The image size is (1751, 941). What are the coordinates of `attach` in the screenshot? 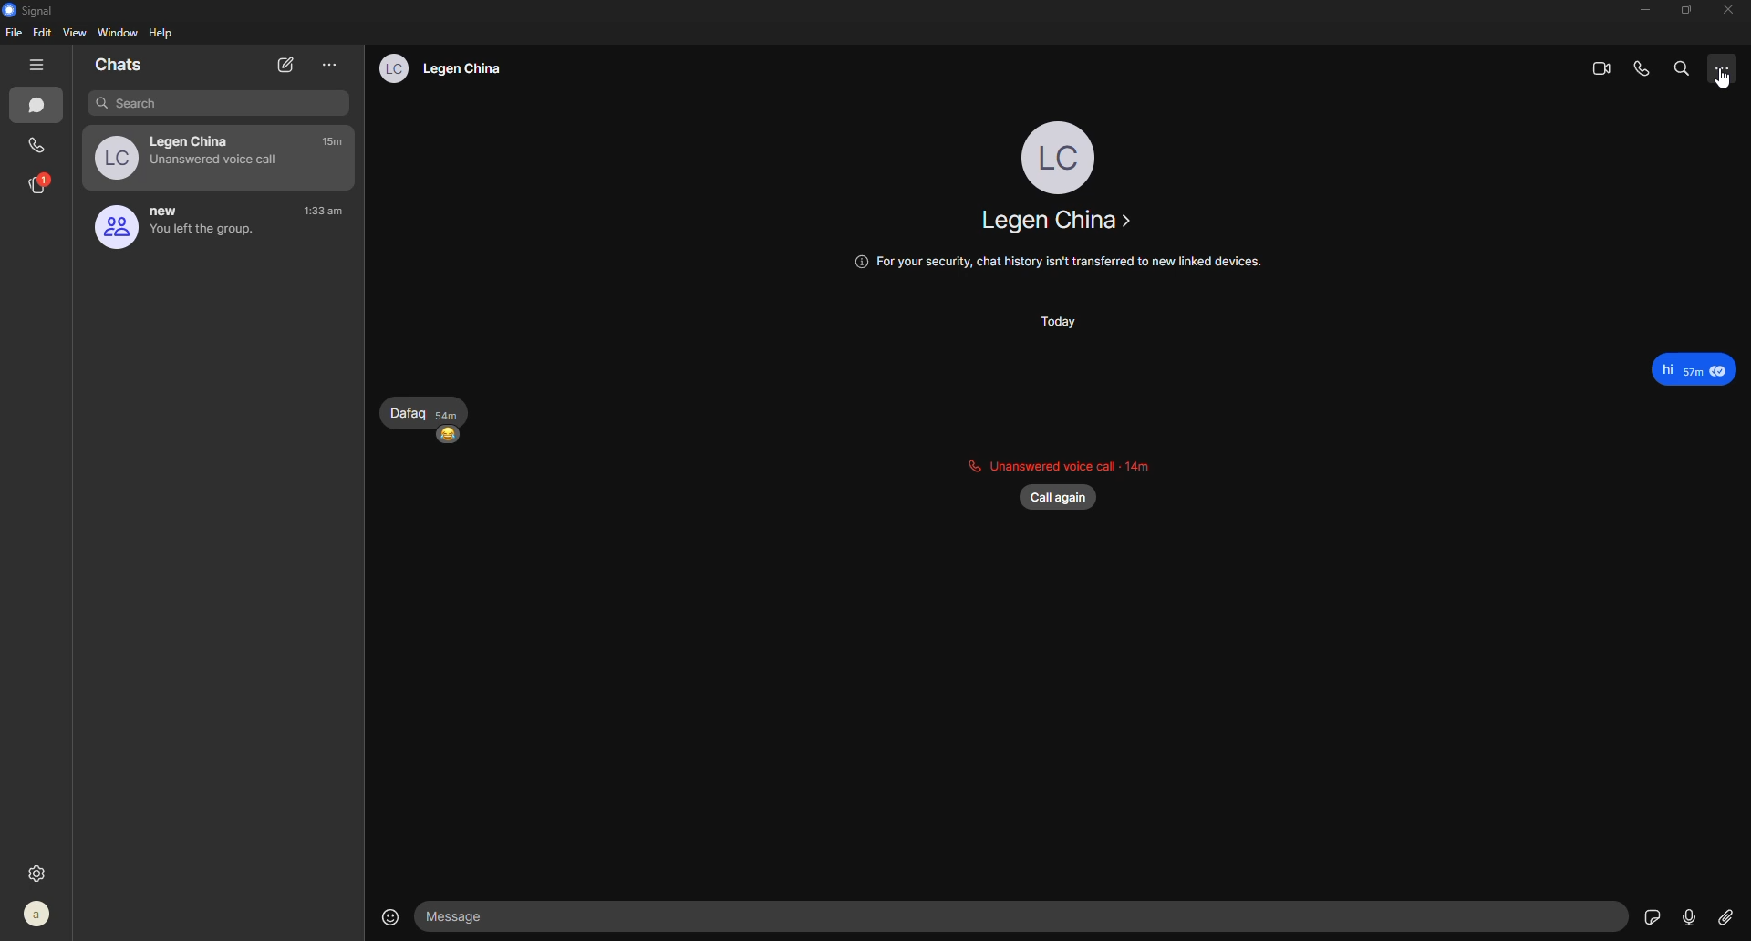 It's located at (1727, 919).